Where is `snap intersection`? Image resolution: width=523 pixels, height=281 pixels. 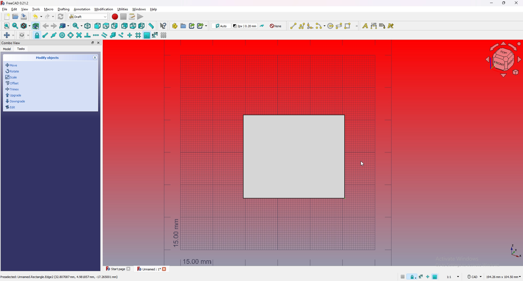 snap intersection is located at coordinates (78, 35).